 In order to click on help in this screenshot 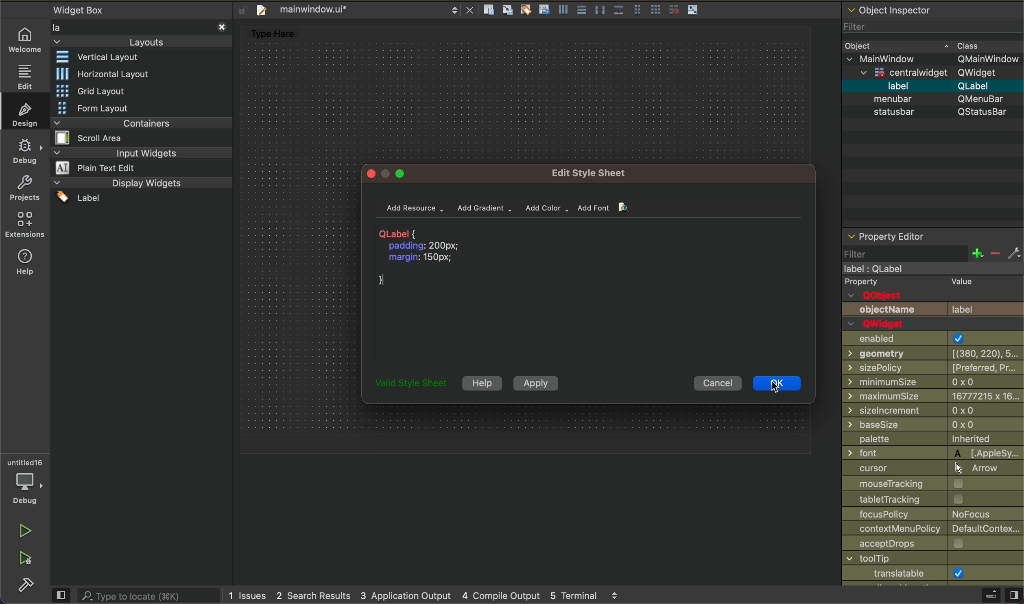, I will do `click(481, 383)`.